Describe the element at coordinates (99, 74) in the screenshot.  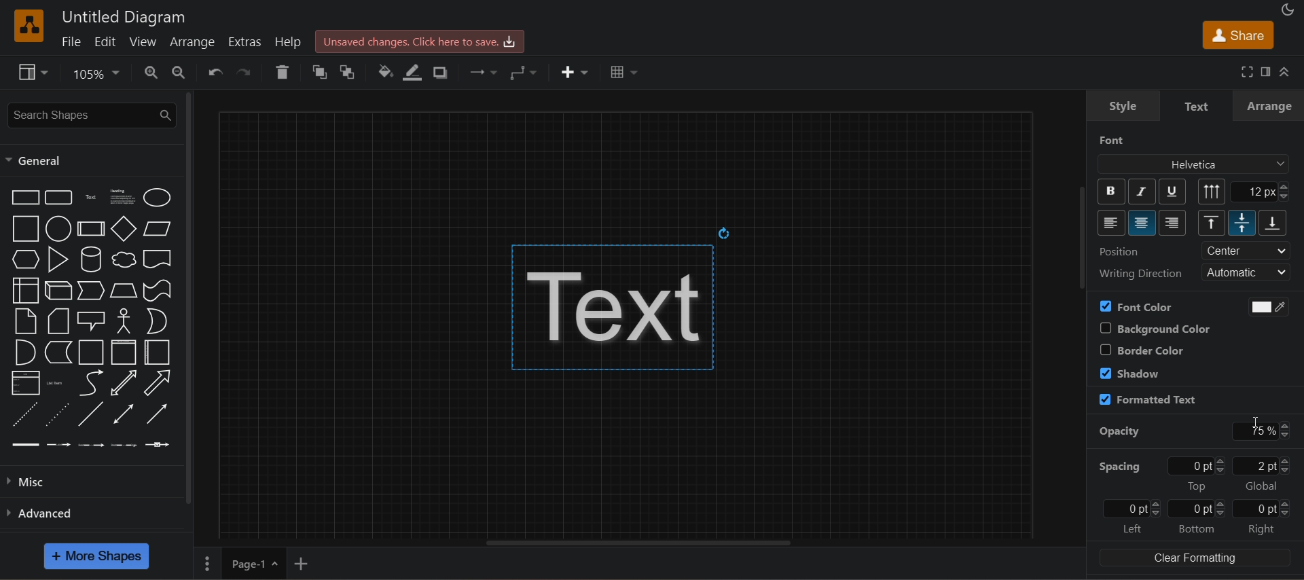
I see `zoom` at that location.